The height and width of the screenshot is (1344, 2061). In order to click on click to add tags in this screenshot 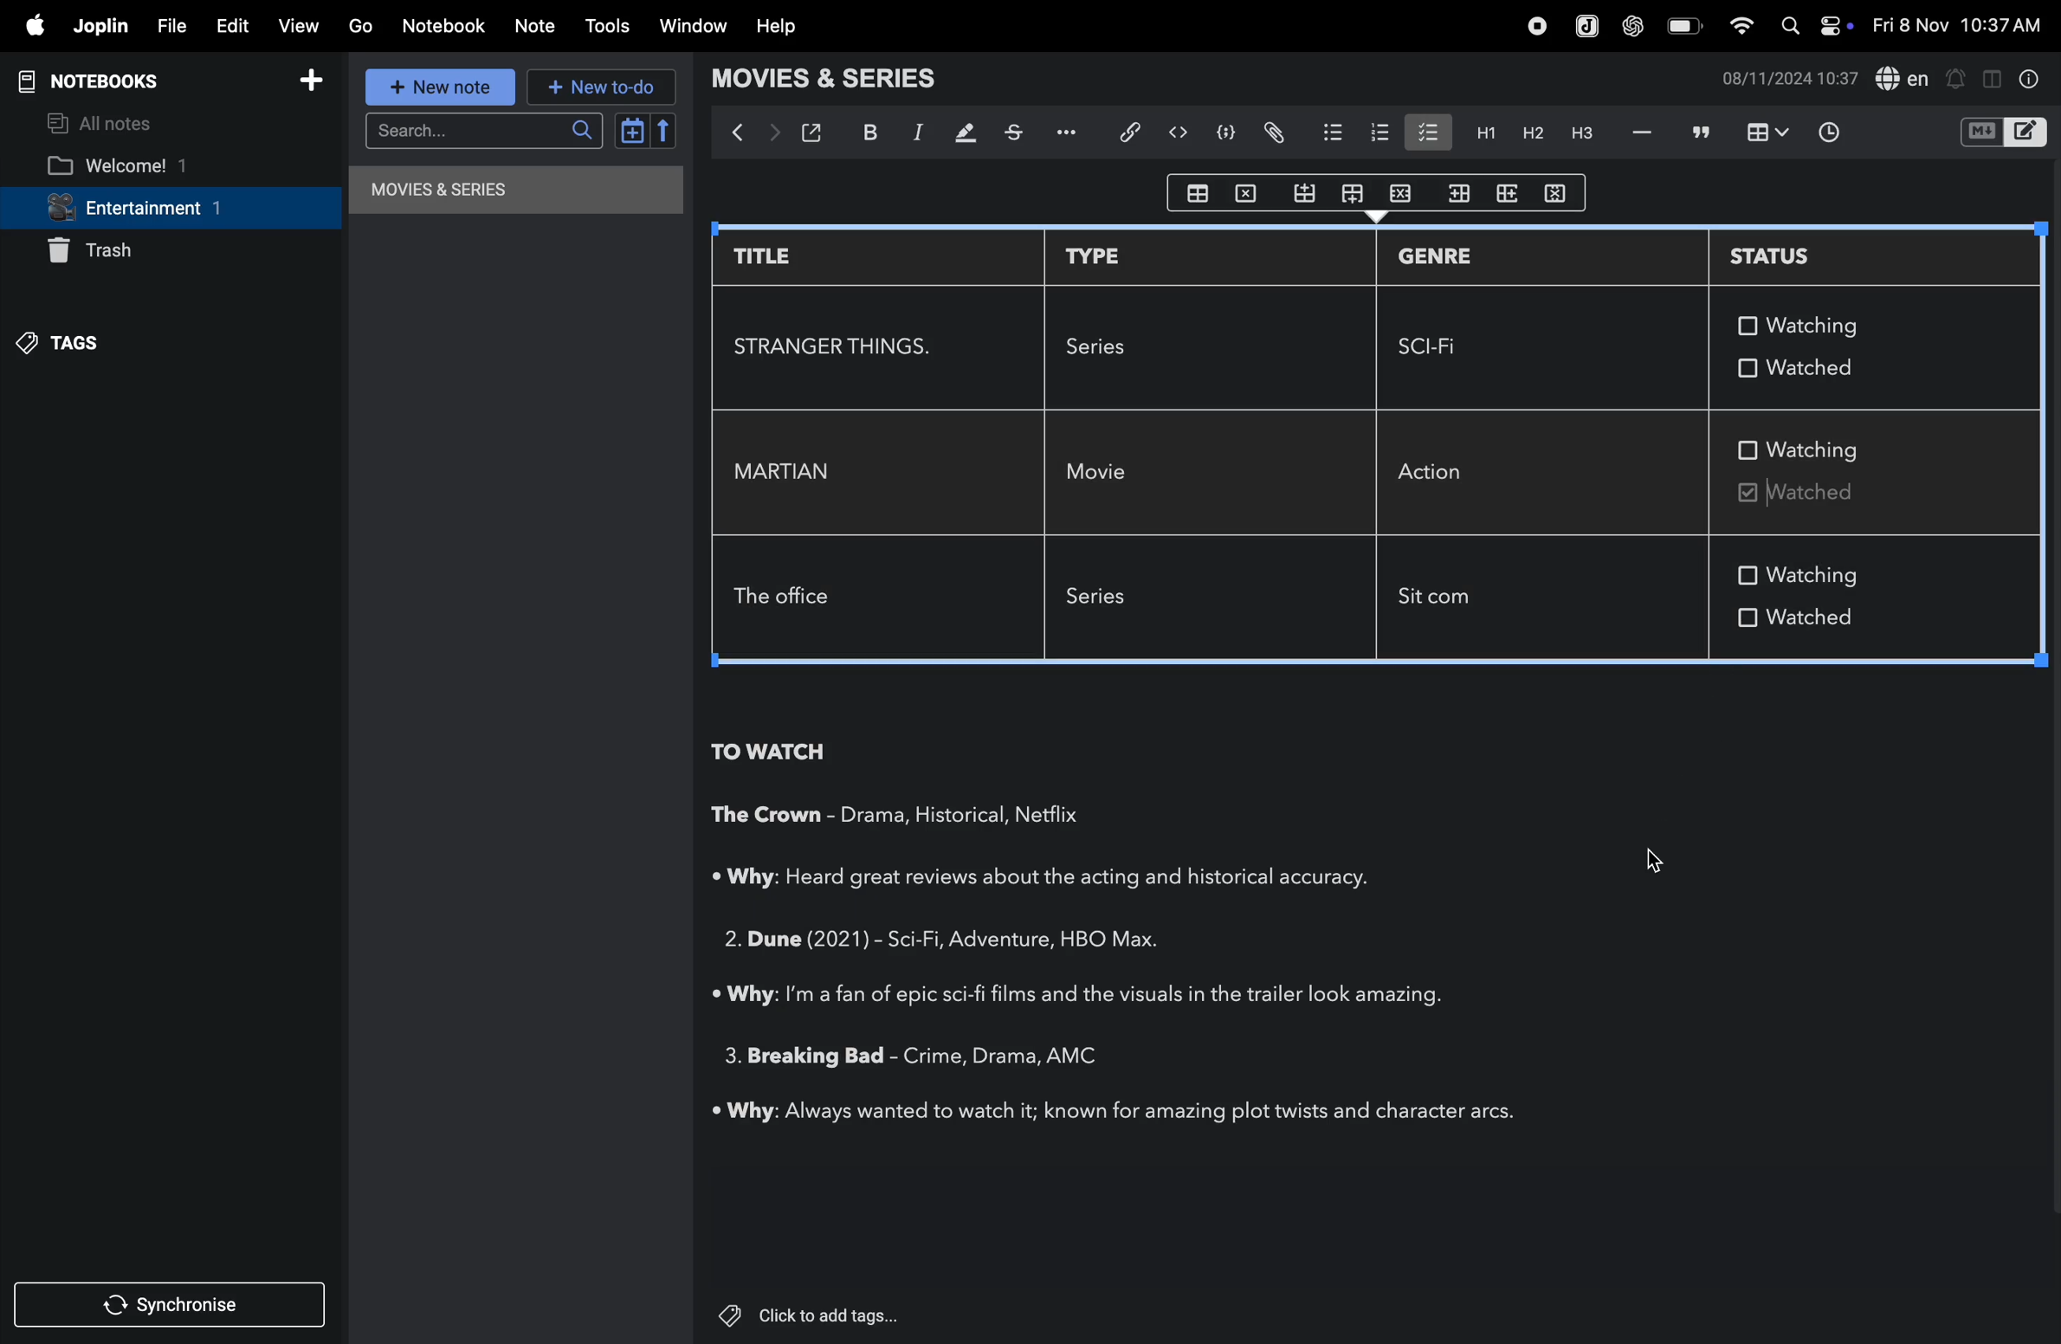, I will do `click(813, 1315)`.